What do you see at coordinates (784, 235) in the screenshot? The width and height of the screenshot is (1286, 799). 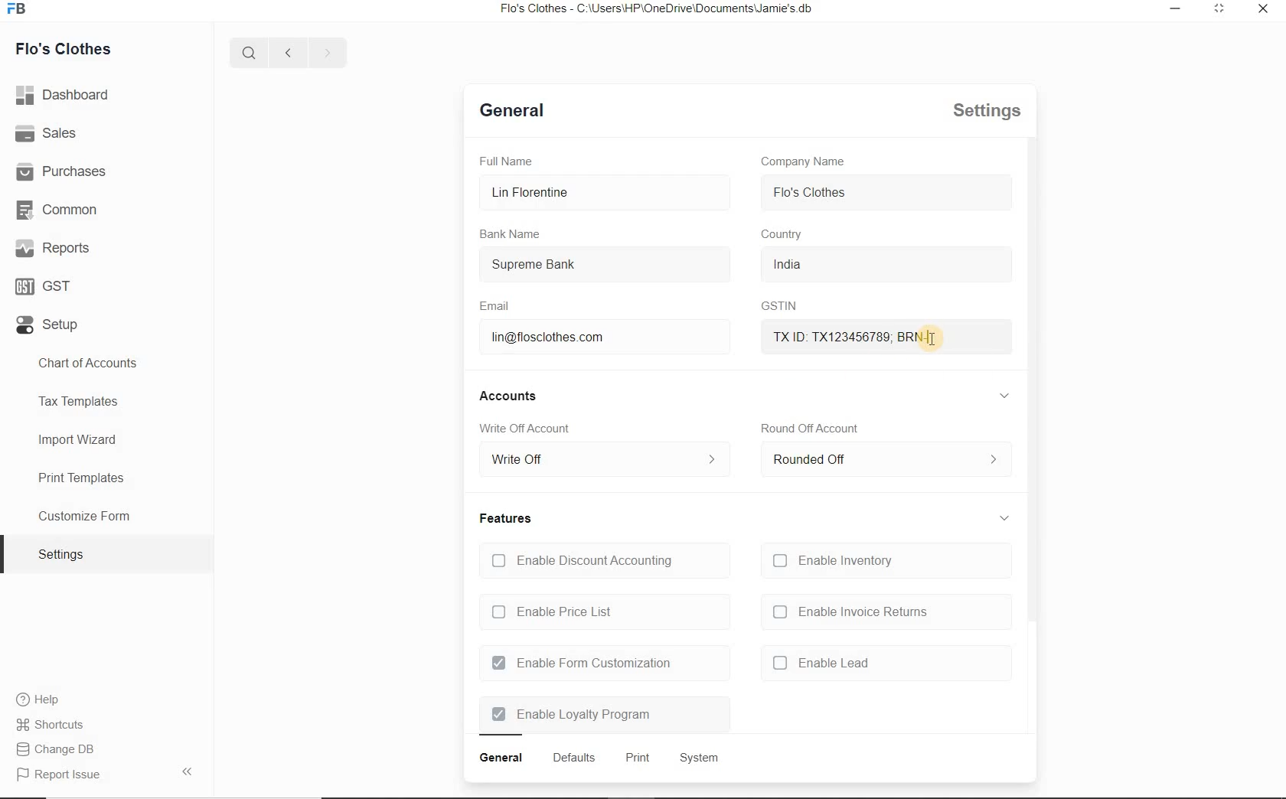 I see `country` at bounding box center [784, 235].